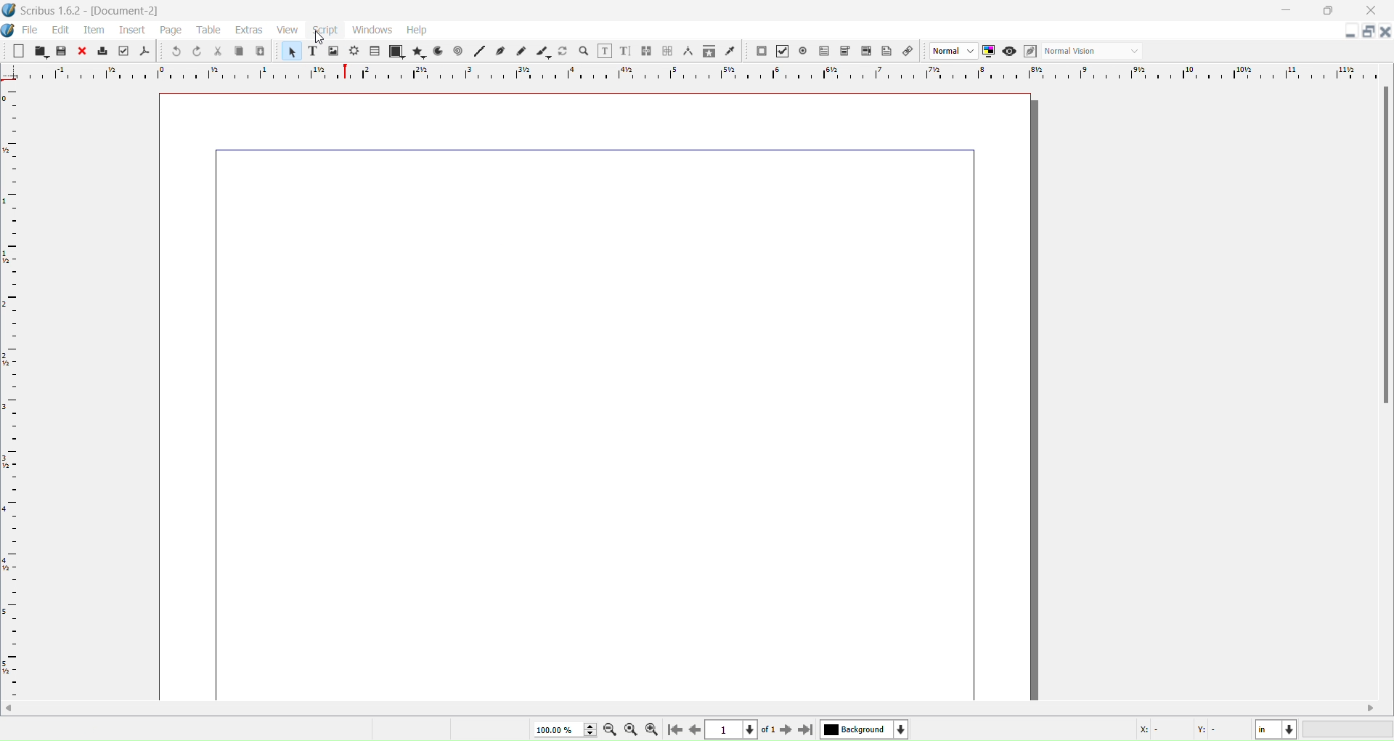 The image size is (1394, 741). I want to click on pdf Check Box, so click(781, 52).